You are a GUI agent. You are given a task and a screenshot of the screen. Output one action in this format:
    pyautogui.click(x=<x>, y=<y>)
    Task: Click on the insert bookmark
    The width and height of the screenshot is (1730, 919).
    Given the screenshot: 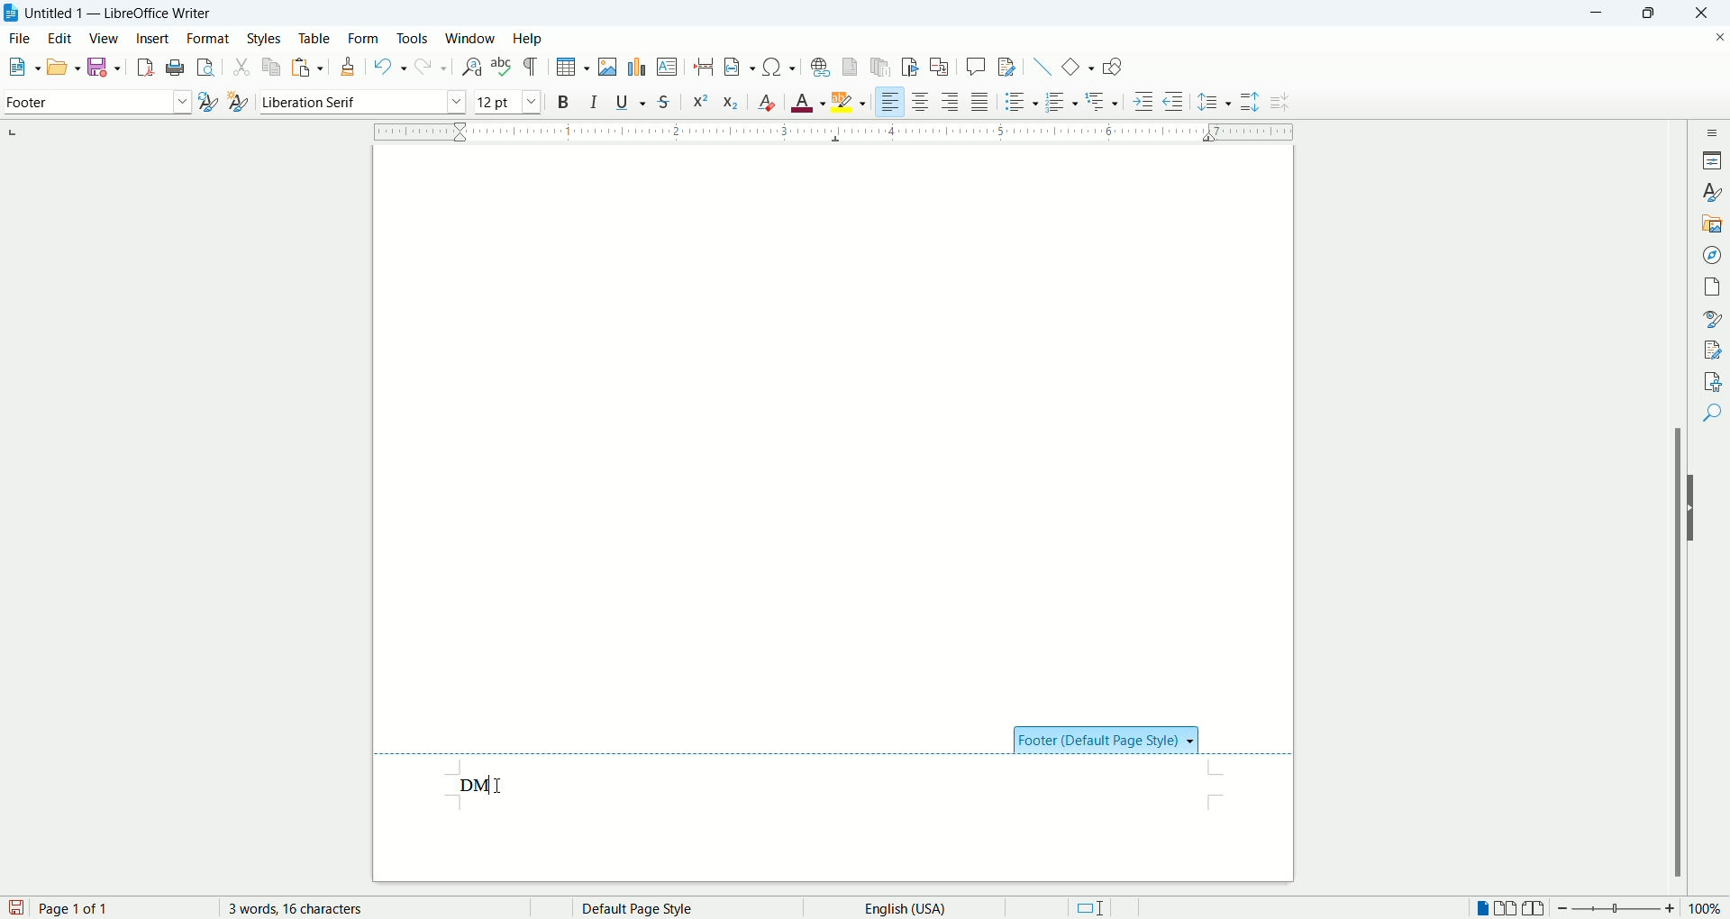 What is the action you would take?
    pyautogui.click(x=914, y=67)
    